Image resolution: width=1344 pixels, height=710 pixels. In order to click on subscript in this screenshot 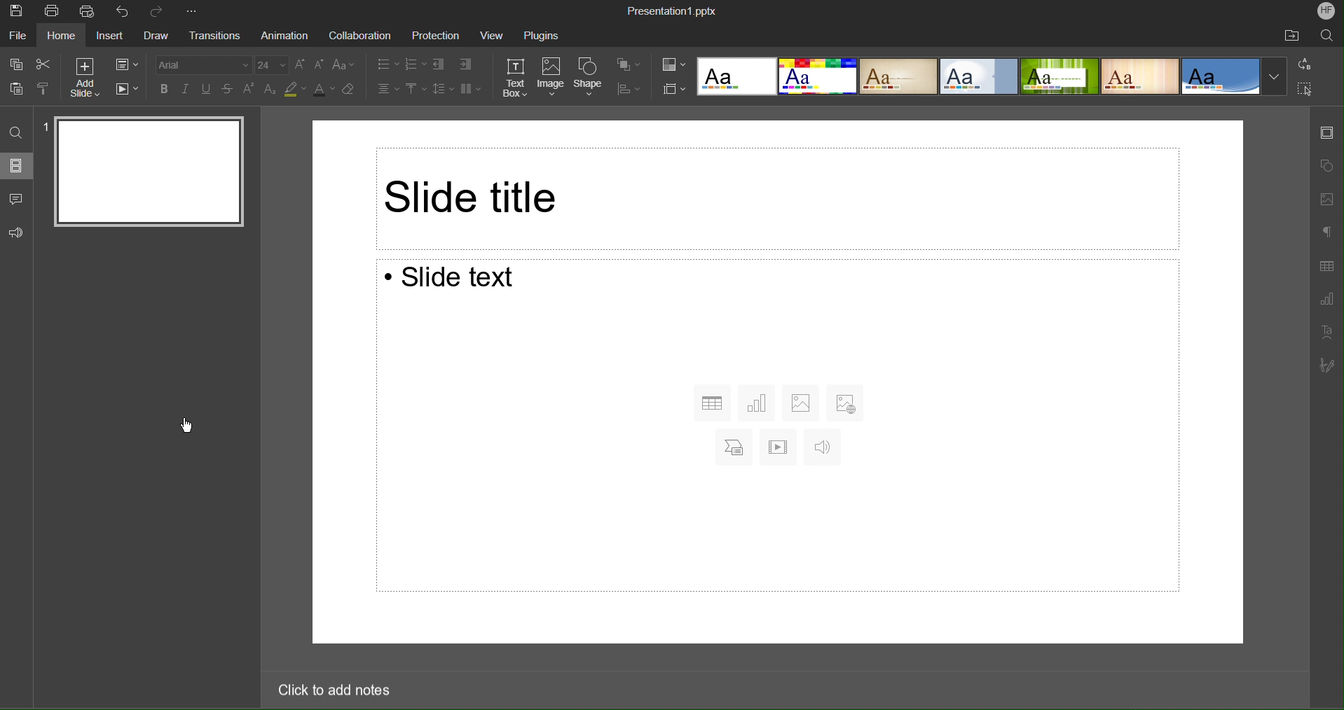, I will do `click(272, 90)`.